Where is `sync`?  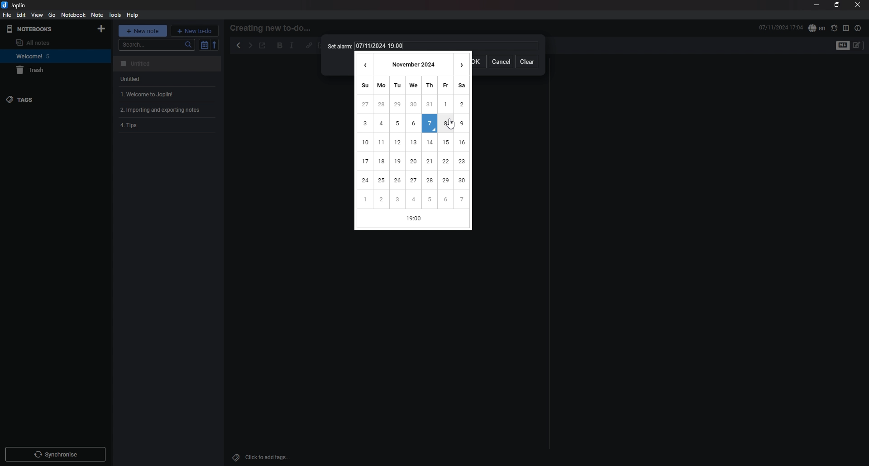 sync is located at coordinates (55, 454).